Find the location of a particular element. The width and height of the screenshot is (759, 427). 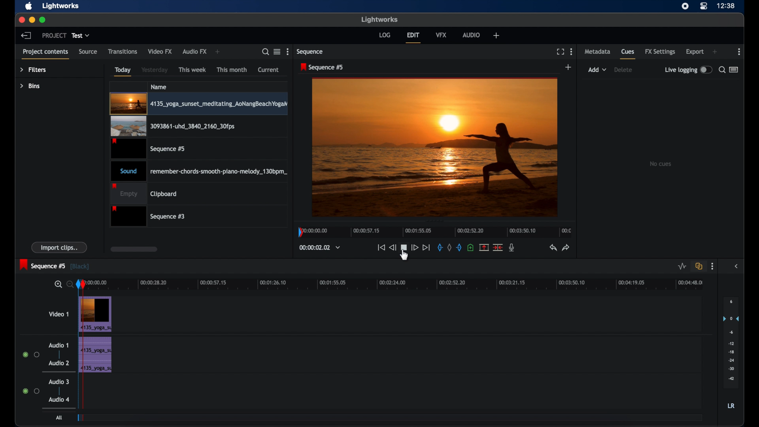

sequence is located at coordinates (55, 265).